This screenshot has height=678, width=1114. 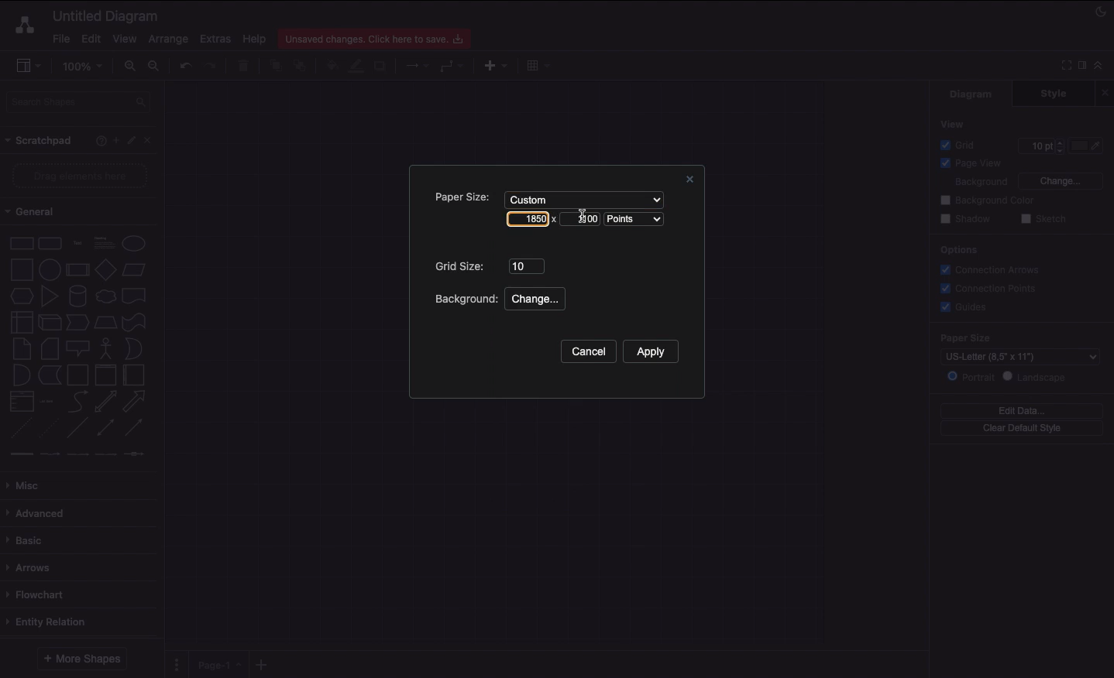 What do you see at coordinates (134, 348) in the screenshot?
I see `Or` at bounding box center [134, 348].